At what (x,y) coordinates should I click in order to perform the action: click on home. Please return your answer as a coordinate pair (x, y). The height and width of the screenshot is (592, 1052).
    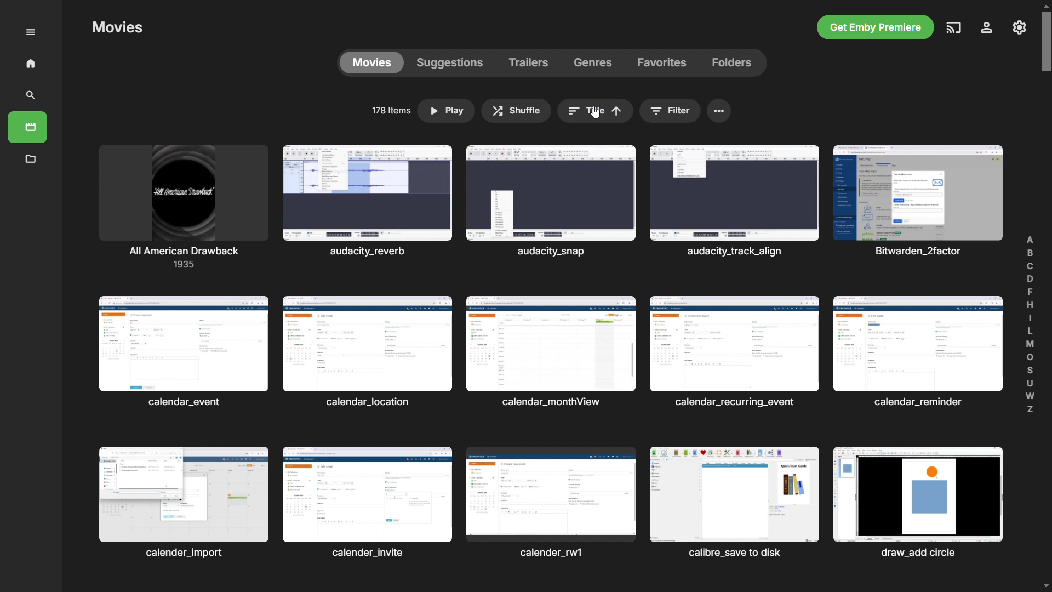
    Looking at the image, I should click on (28, 63).